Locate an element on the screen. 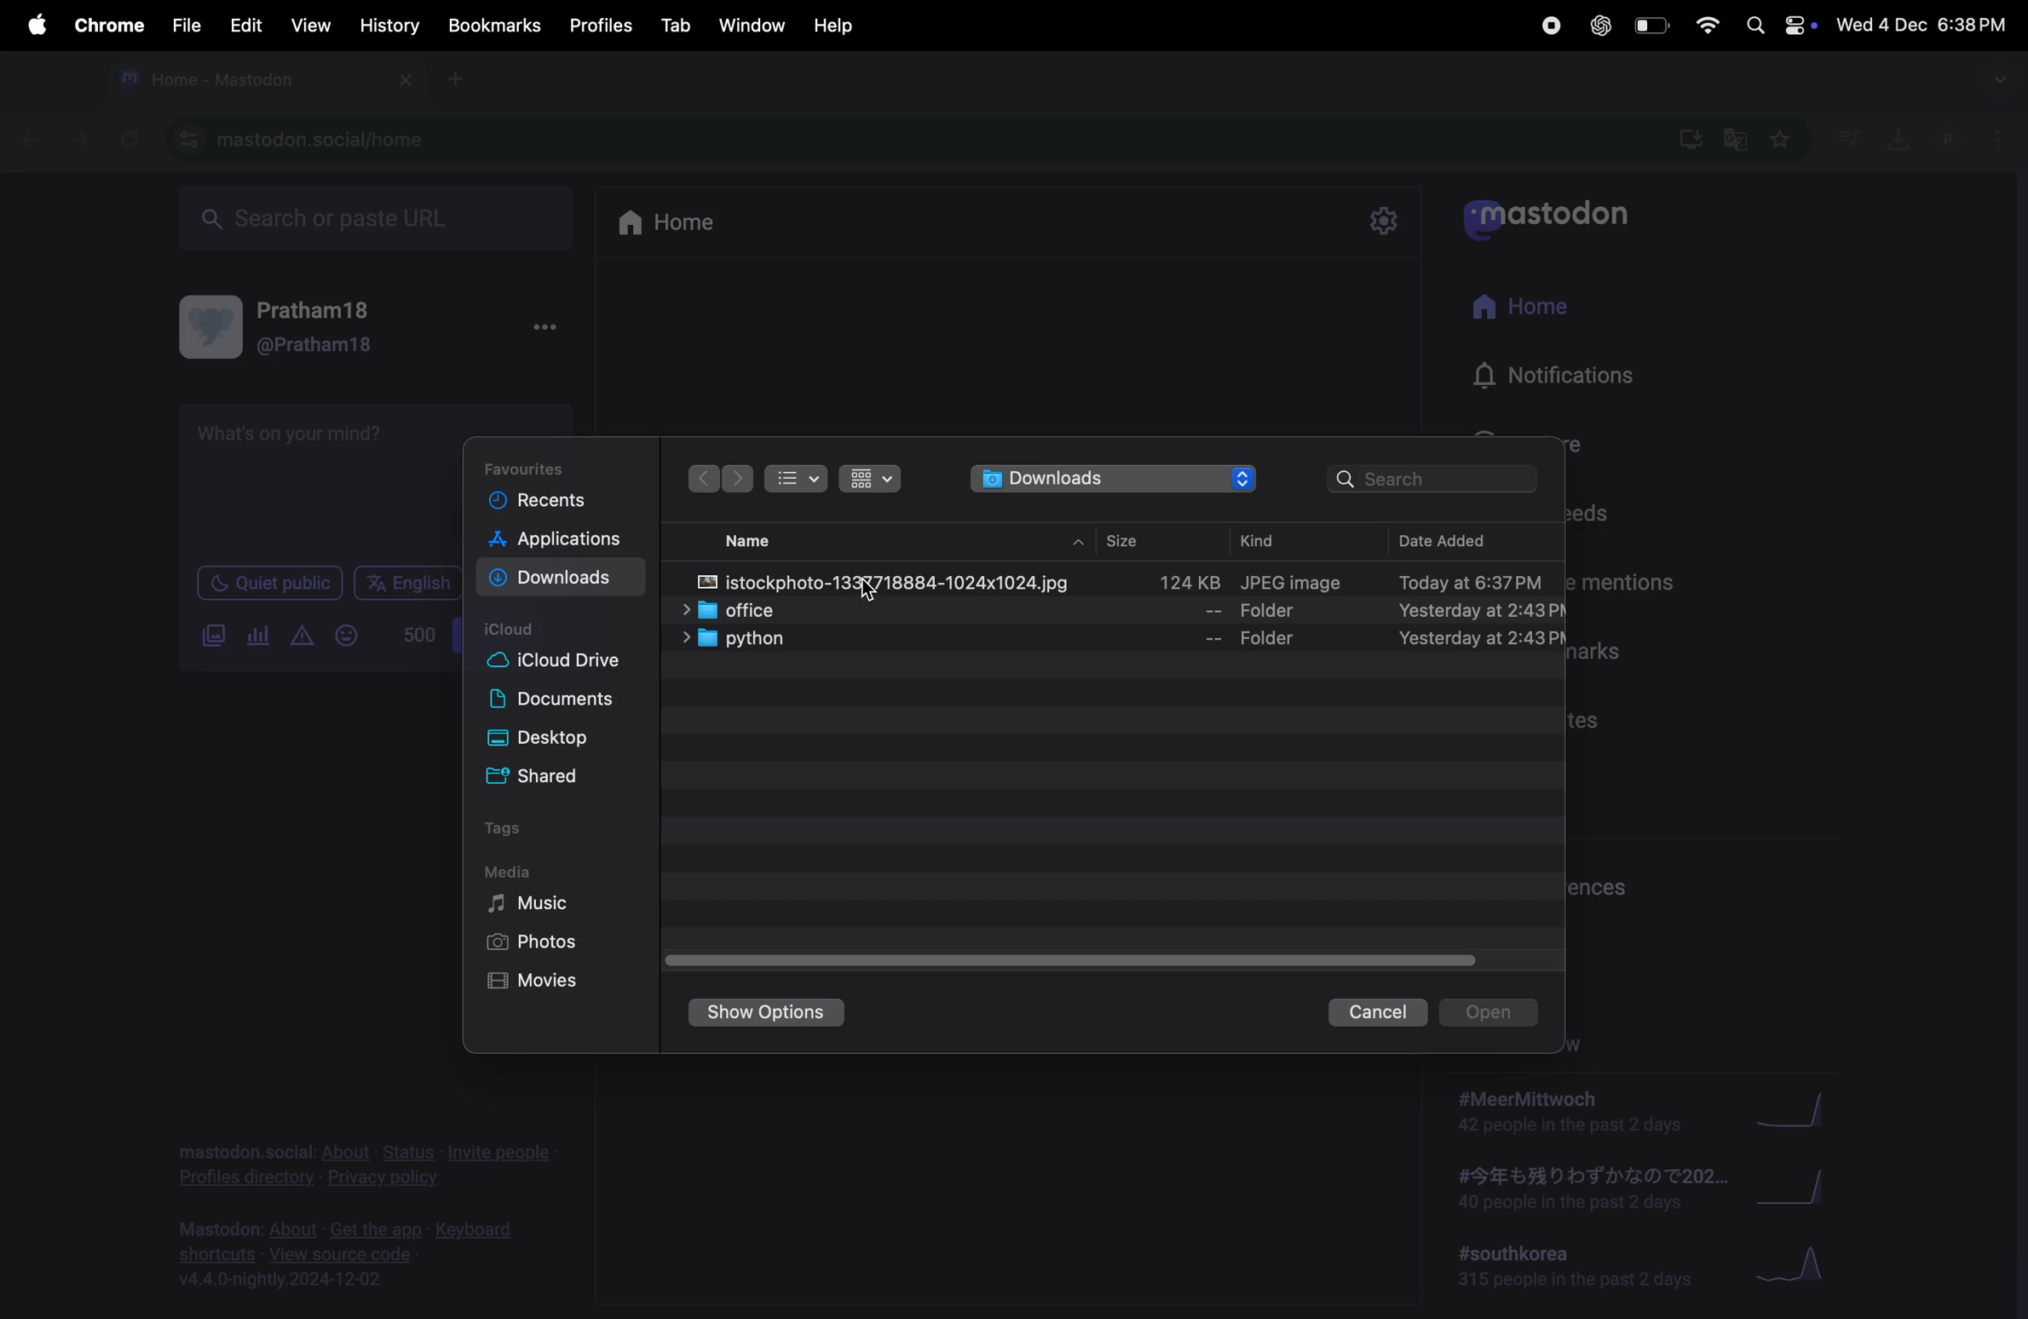 The height and width of the screenshot is (1319, 2028). shared is located at coordinates (571, 777).